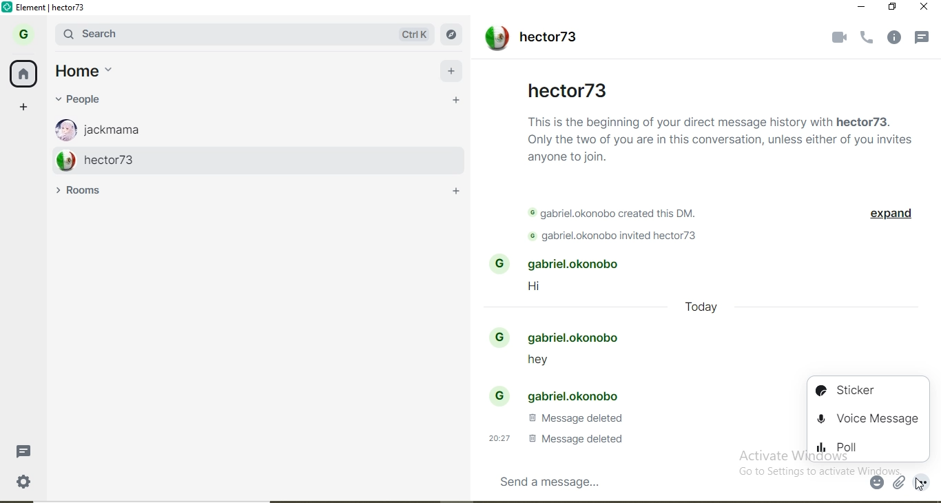 This screenshot has height=503, width=941. Describe the element at coordinates (532, 363) in the screenshot. I see `hey` at that location.